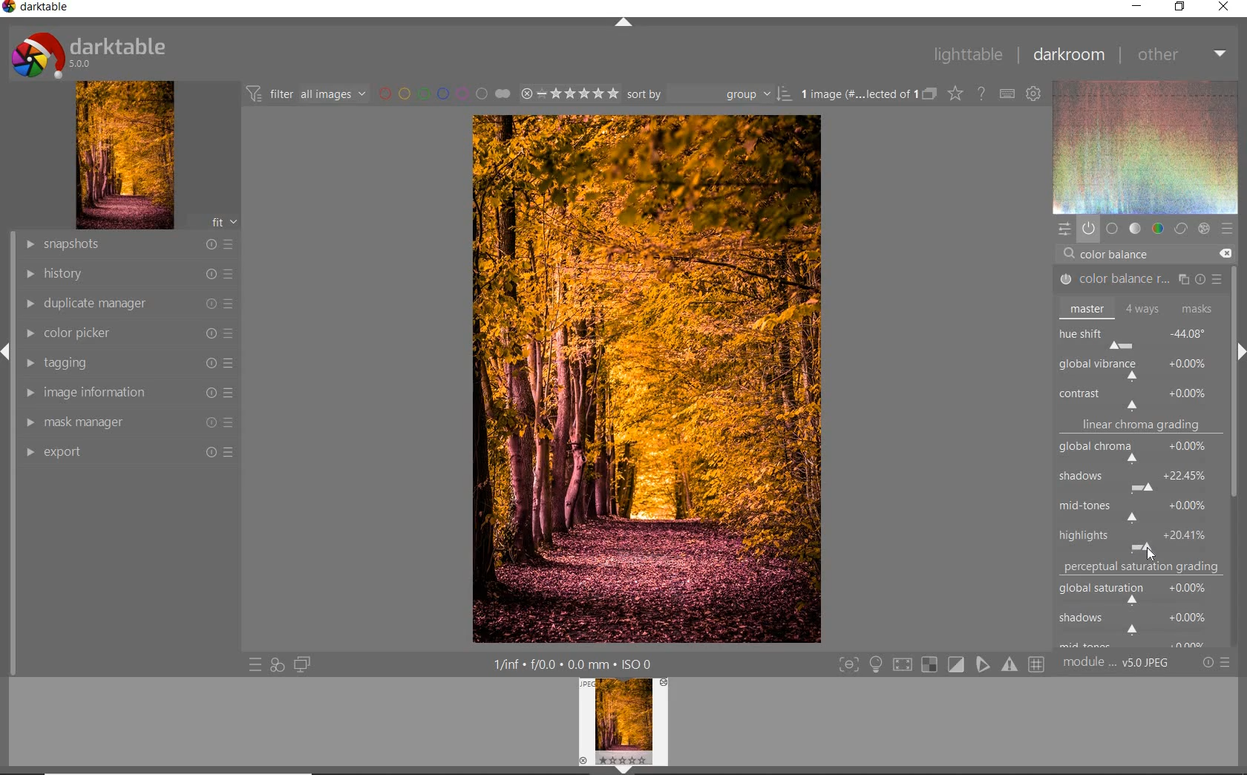 Image resolution: width=1247 pixels, height=775 pixels. I want to click on enable for online help, so click(983, 94).